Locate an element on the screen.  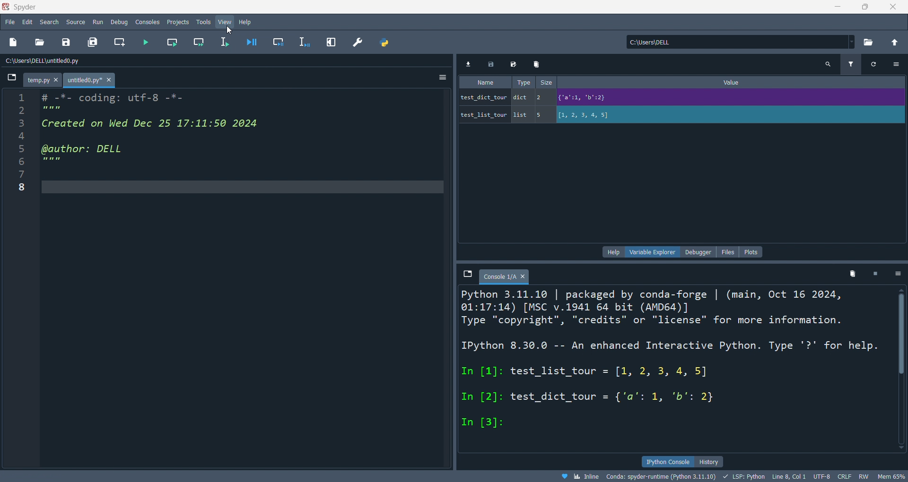
Code editor section is located at coordinates (245, 278).